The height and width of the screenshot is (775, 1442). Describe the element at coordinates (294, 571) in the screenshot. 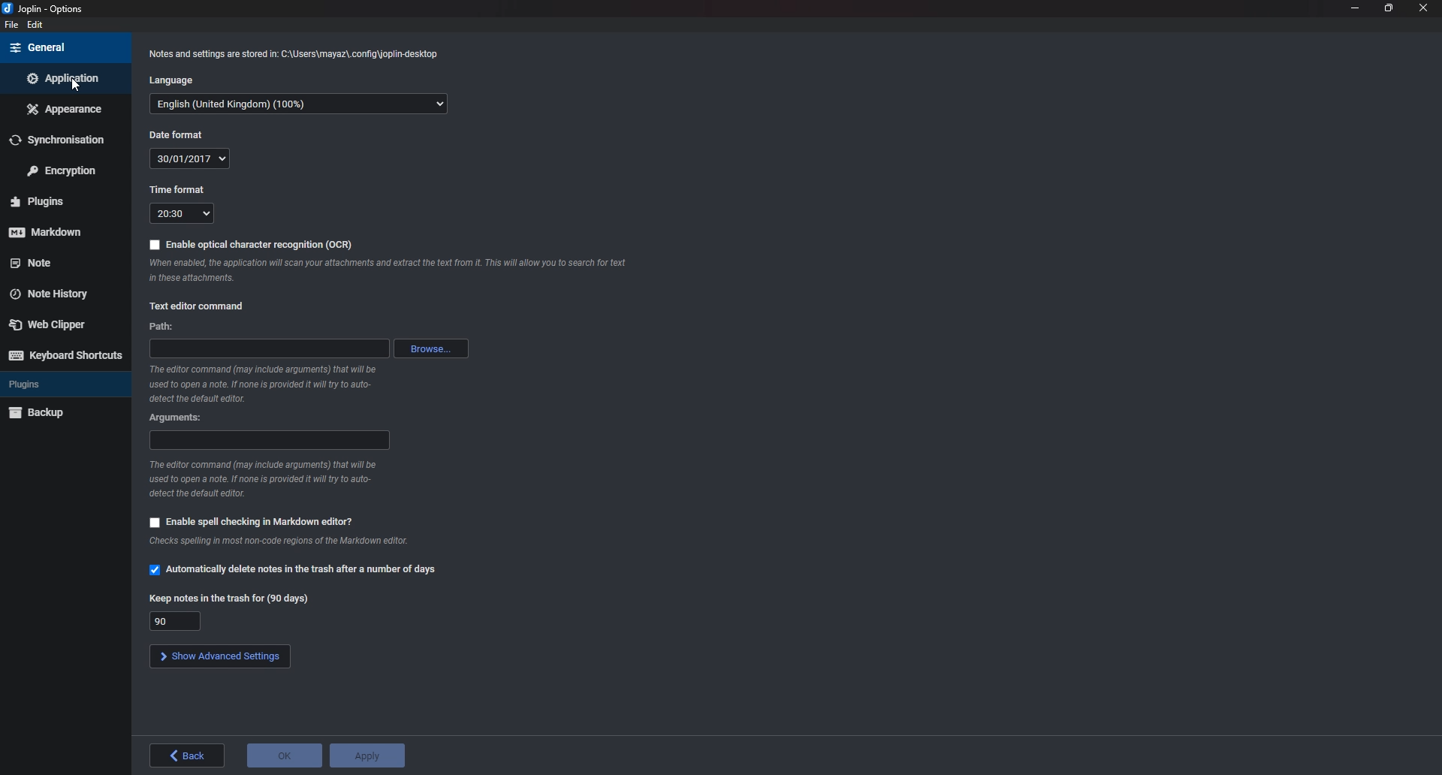

I see `Automatically delete notes` at that location.